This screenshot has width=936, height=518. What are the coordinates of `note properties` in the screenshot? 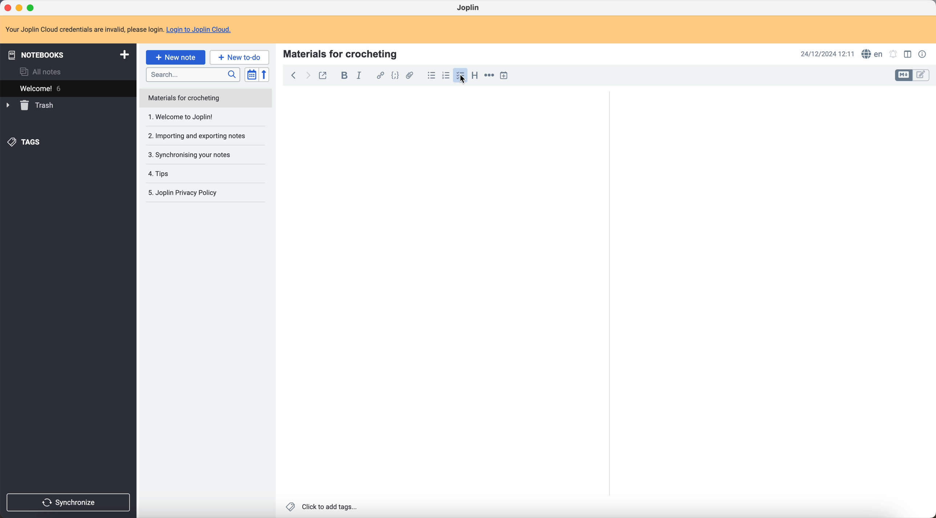 It's located at (923, 54).